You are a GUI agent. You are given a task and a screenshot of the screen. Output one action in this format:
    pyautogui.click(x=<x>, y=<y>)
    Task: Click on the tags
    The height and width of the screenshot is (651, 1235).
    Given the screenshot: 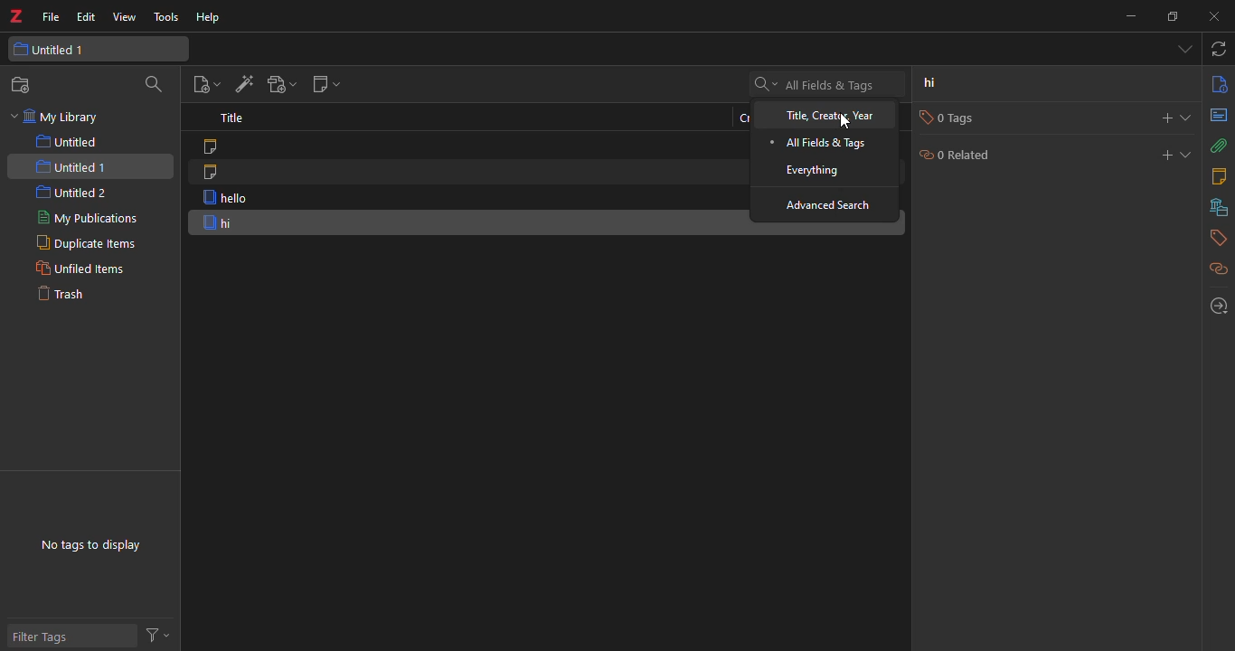 What is the action you would take?
    pyautogui.click(x=1215, y=239)
    